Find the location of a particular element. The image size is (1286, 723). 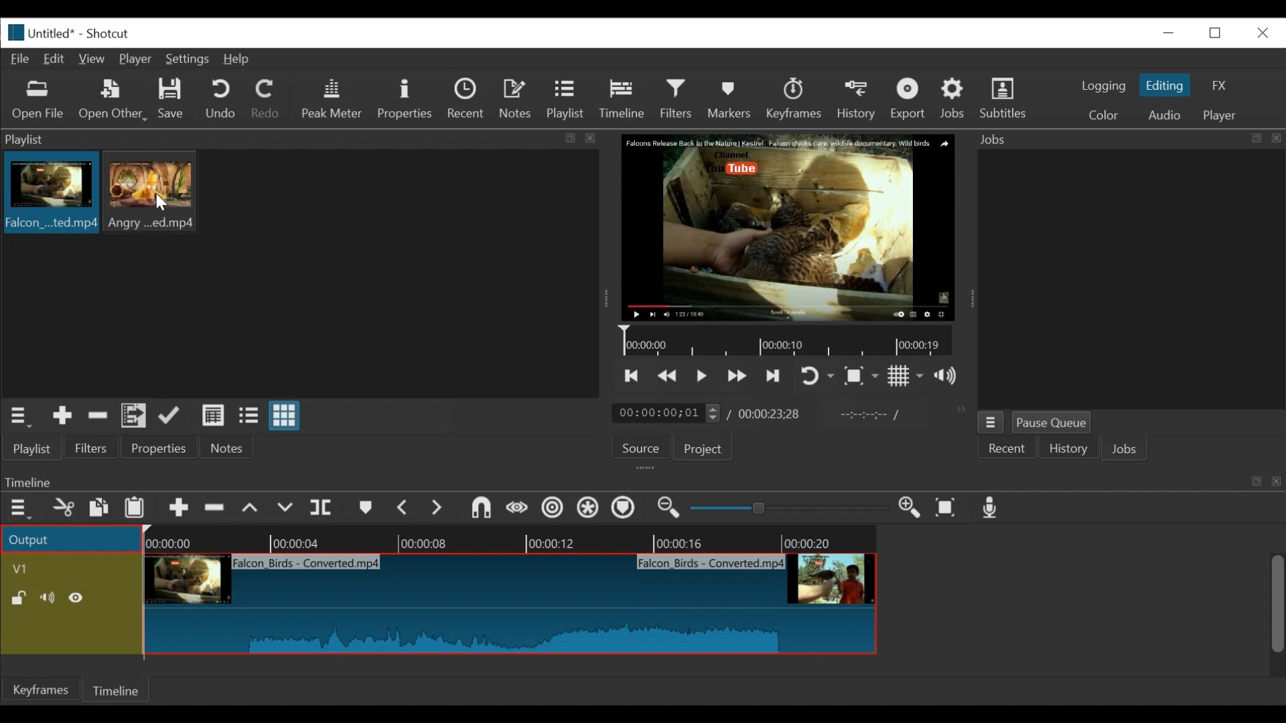

close is located at coordinates (1261, 31).